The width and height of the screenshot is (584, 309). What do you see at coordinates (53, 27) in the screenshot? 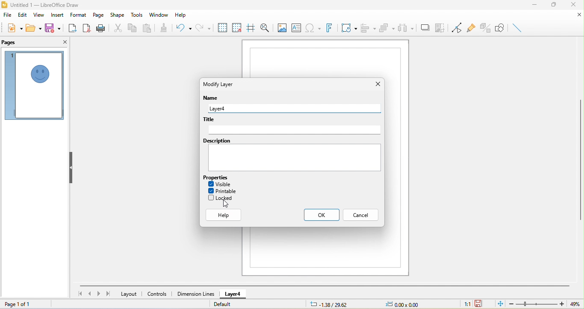
I see `save` at bounding box center [53, 27].